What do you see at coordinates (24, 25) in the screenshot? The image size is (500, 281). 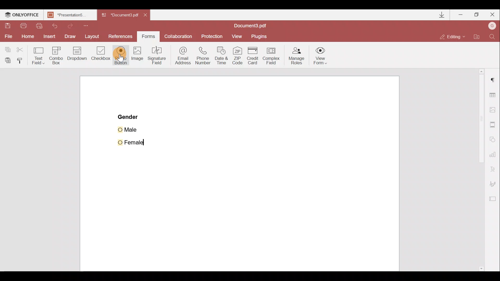 I see `Print file` at bounding box center [24, 25].